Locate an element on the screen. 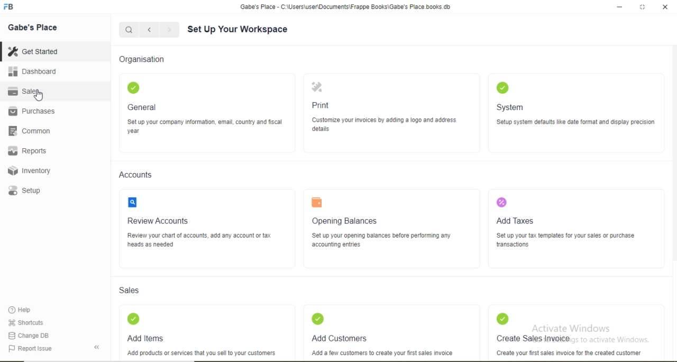  Purchases is located at coordinates (36, 111).